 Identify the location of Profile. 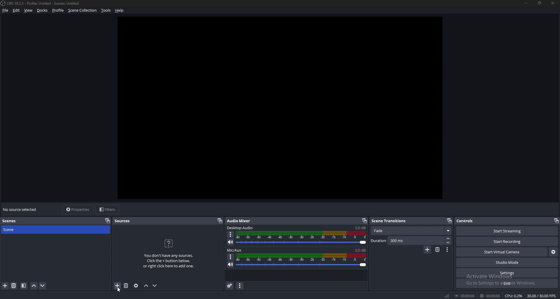
(58, 10).